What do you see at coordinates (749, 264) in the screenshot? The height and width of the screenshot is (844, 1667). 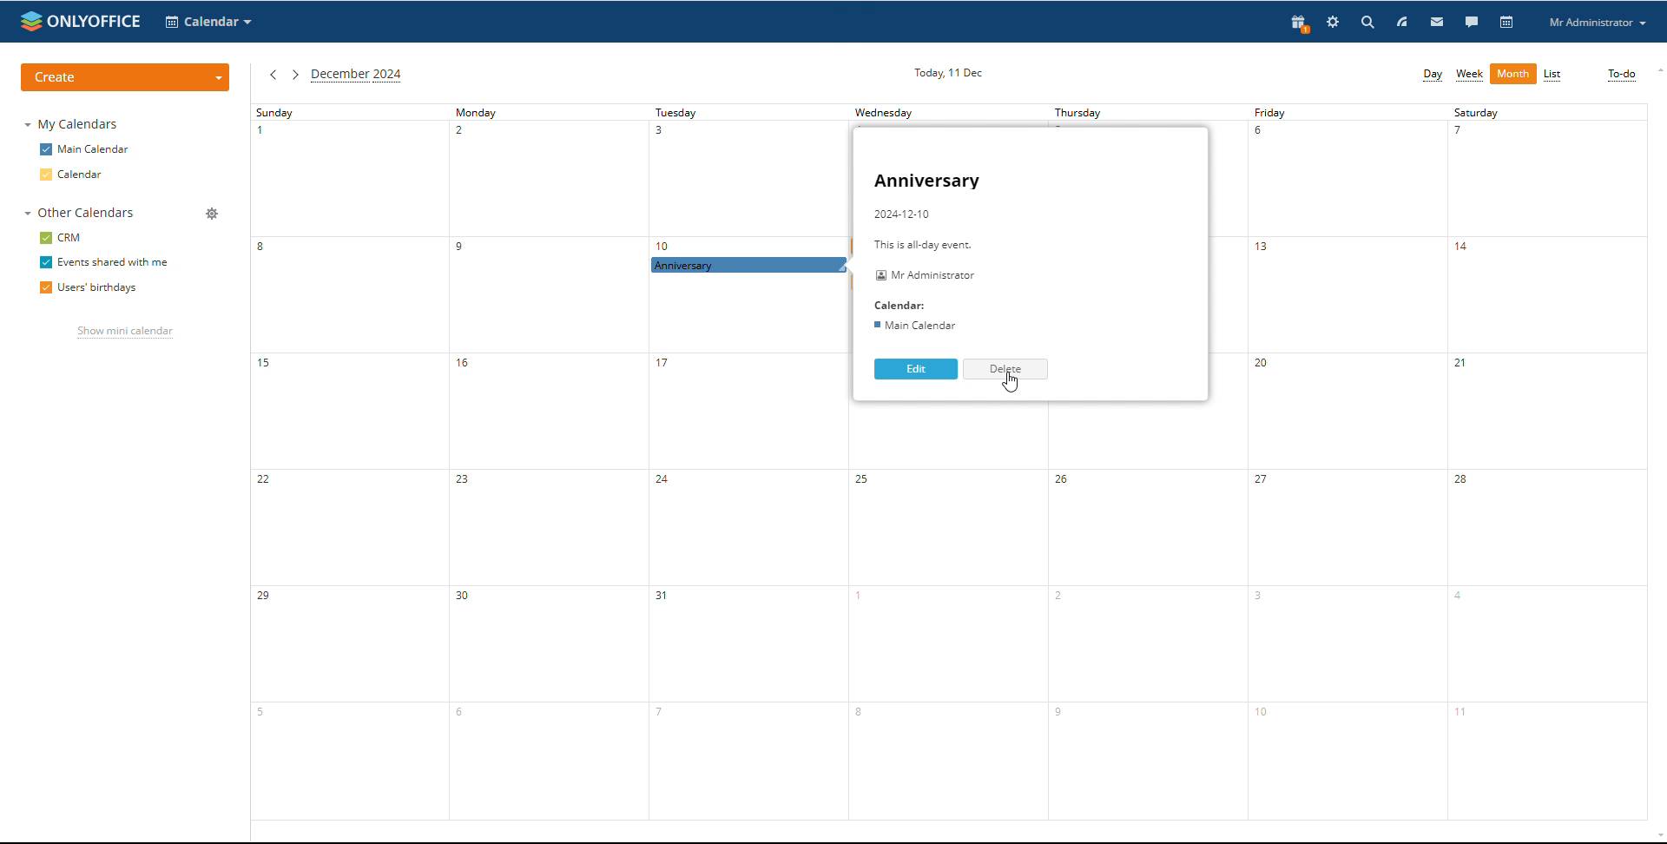 I see `recurring event` at bounding box center [749, 264].